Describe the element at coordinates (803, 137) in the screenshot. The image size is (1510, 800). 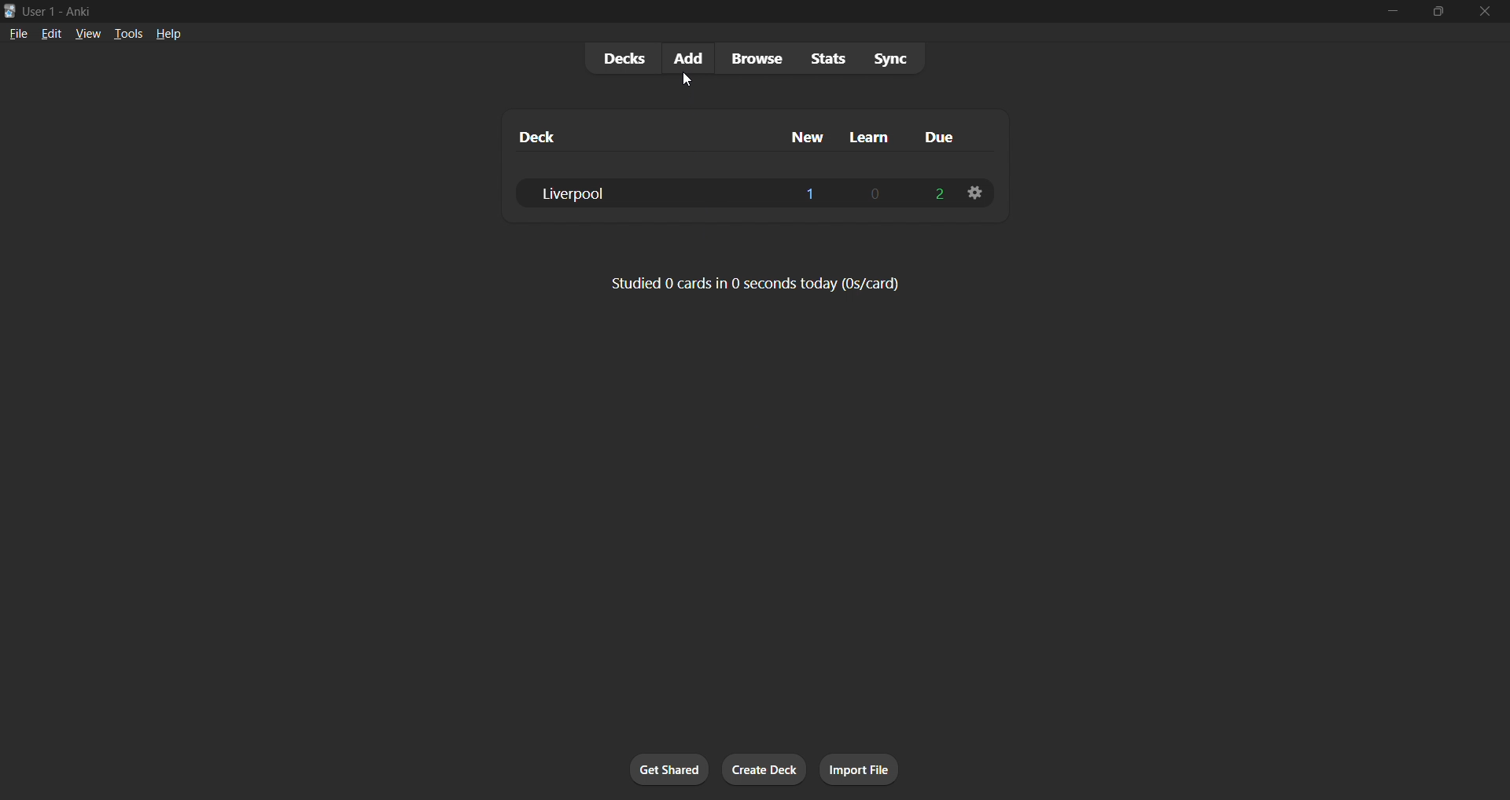
I see `new ` at that location.